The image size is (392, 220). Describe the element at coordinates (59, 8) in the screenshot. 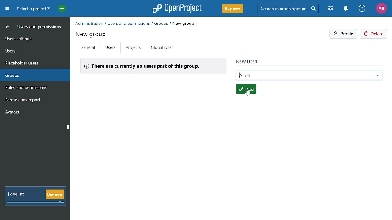

I see `Open quick add menu` at that location.